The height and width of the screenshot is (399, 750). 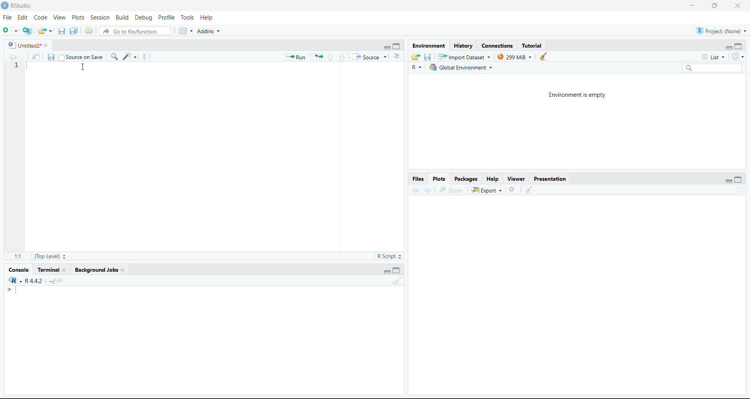 I want to click on View, so click(x=59, y=17).